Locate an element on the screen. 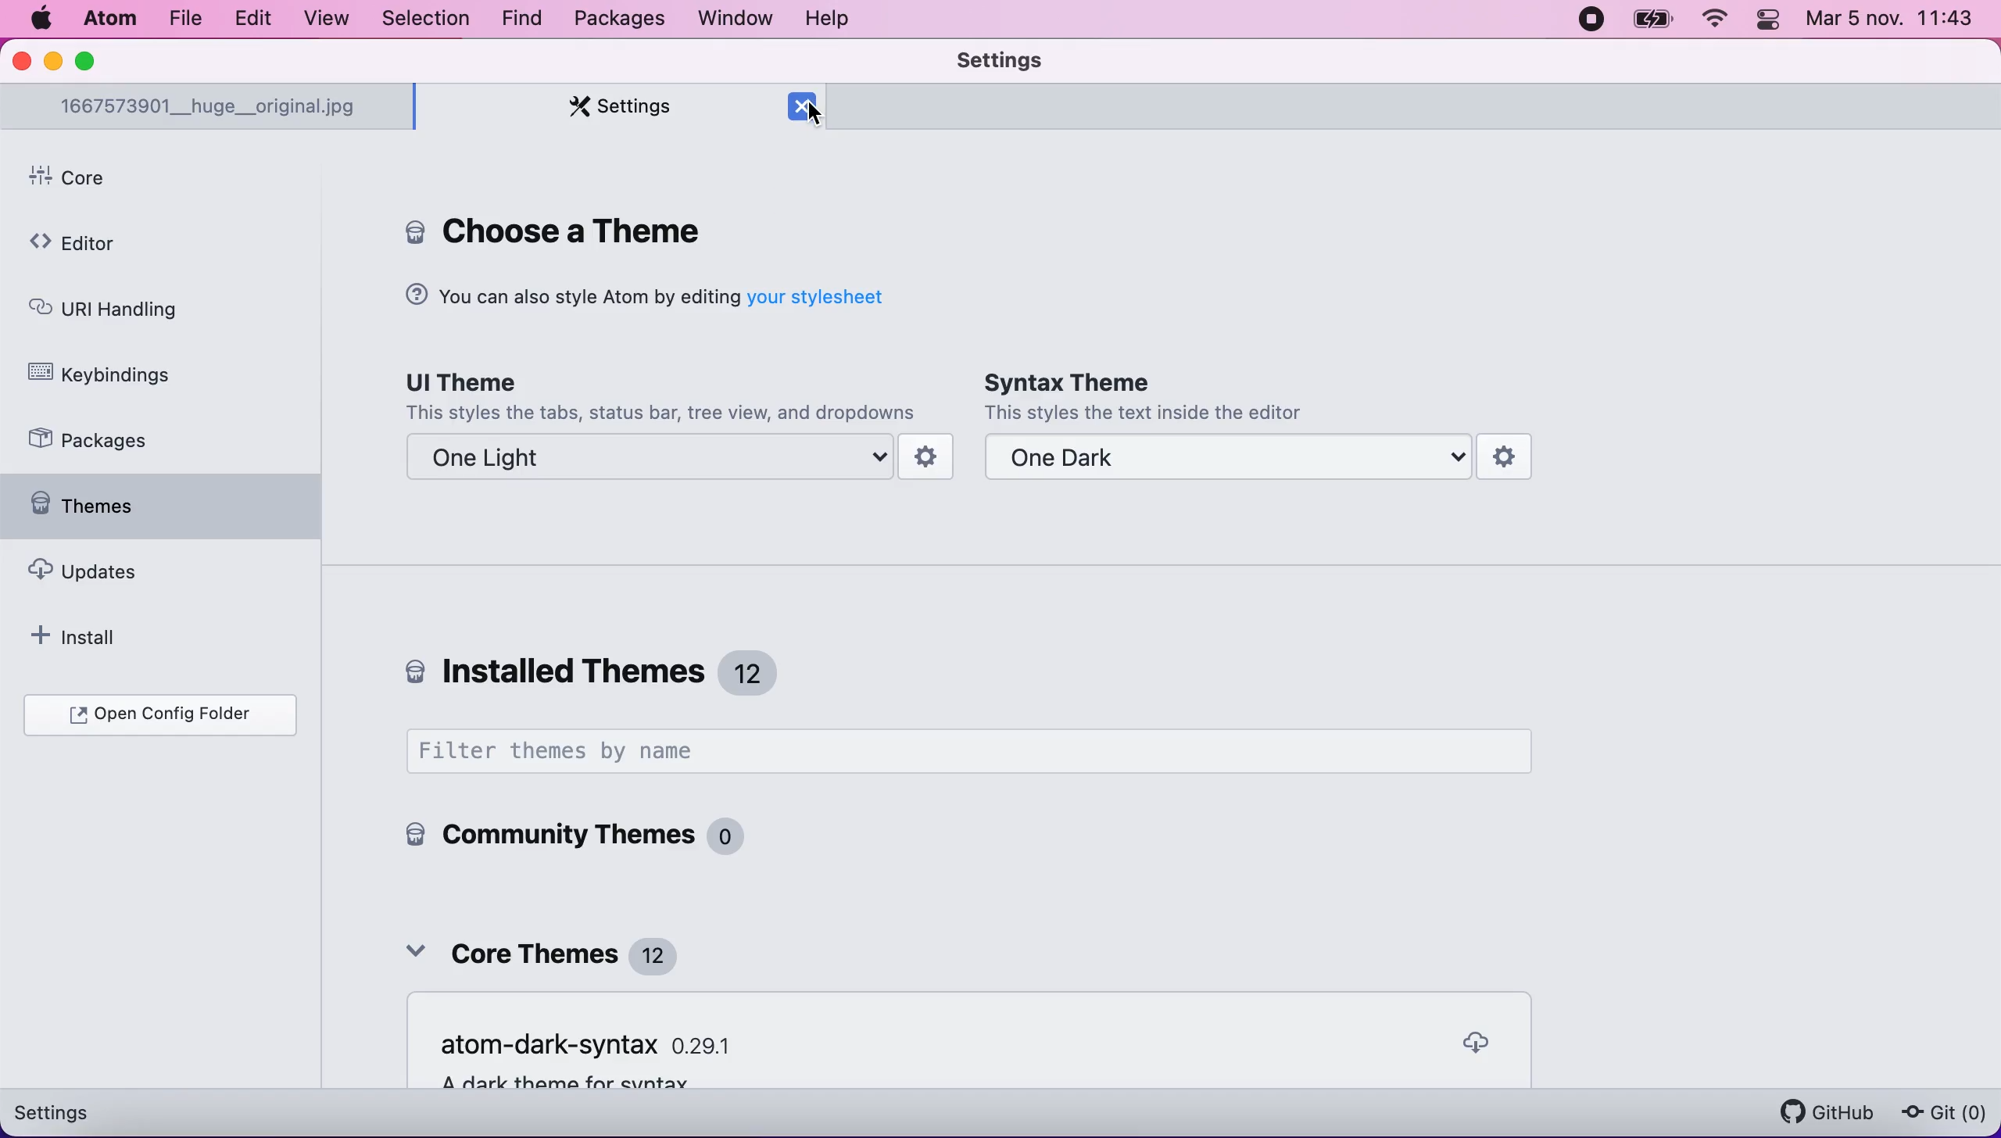 The image size is (2001, 1138). filter themes by name is located at coordinates (990, 753).